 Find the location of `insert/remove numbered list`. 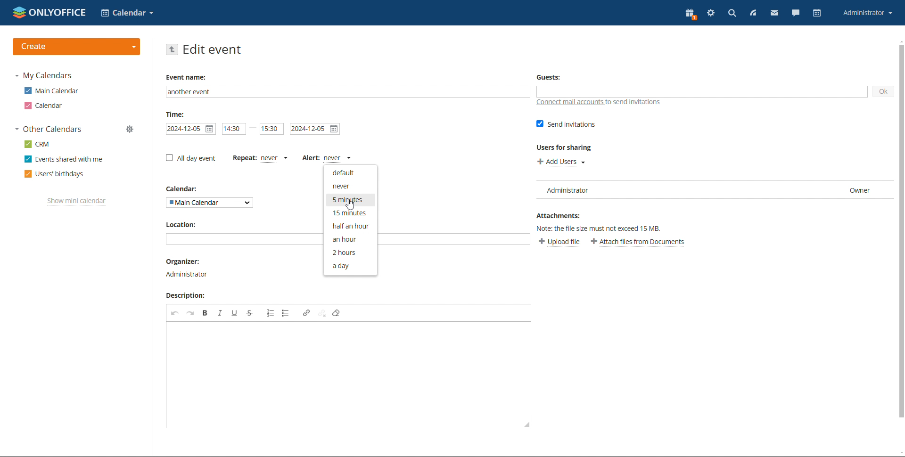

insert/remove numbered list is located at coordinates (270, 313).